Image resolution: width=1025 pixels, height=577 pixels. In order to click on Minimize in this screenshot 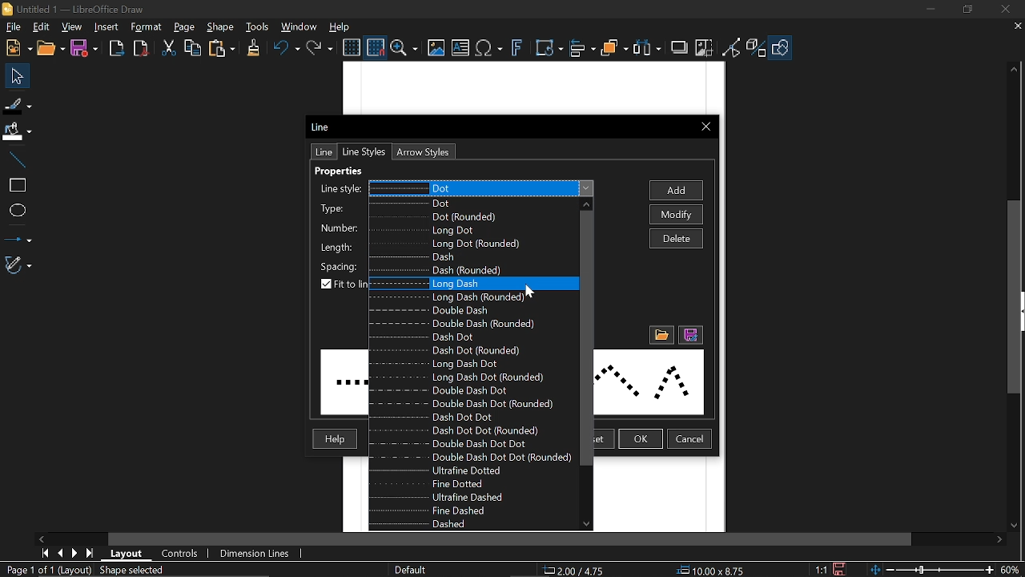, I will do `click(932, 10)`.